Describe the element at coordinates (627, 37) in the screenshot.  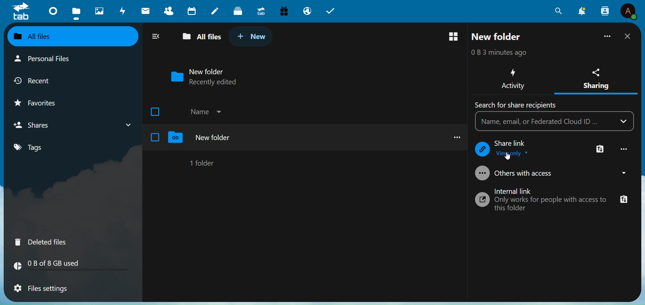
I see `Close` at that location.